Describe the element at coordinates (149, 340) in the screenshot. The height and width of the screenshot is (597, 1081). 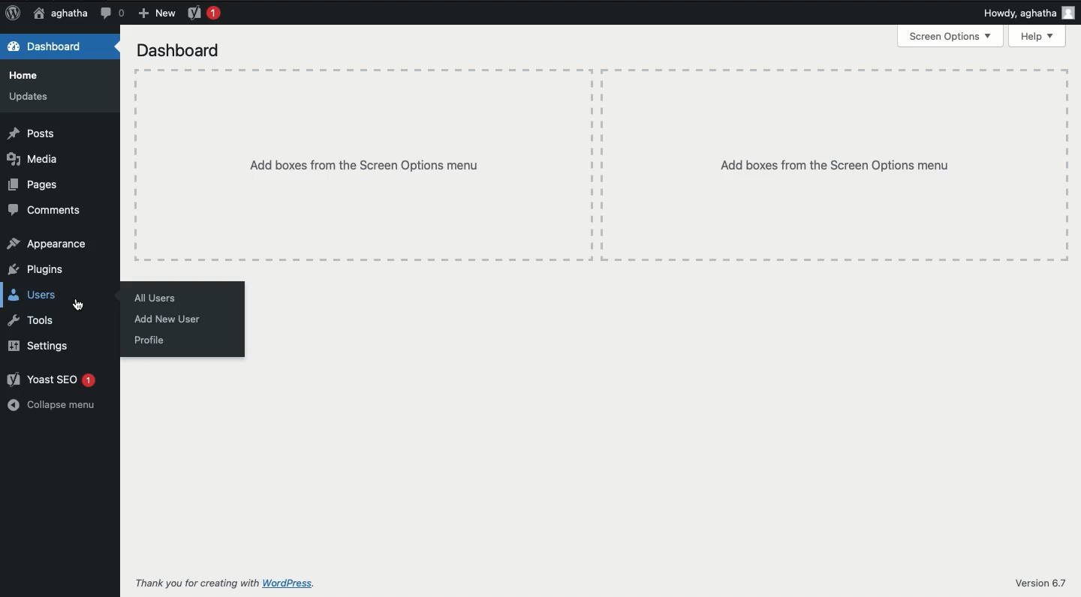
I see `Profile` at that location.